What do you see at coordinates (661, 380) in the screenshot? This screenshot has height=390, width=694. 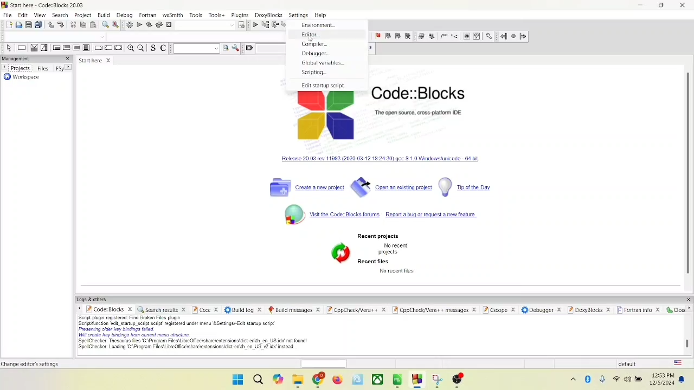 I see `time and date` at bounding box center [661, 380].